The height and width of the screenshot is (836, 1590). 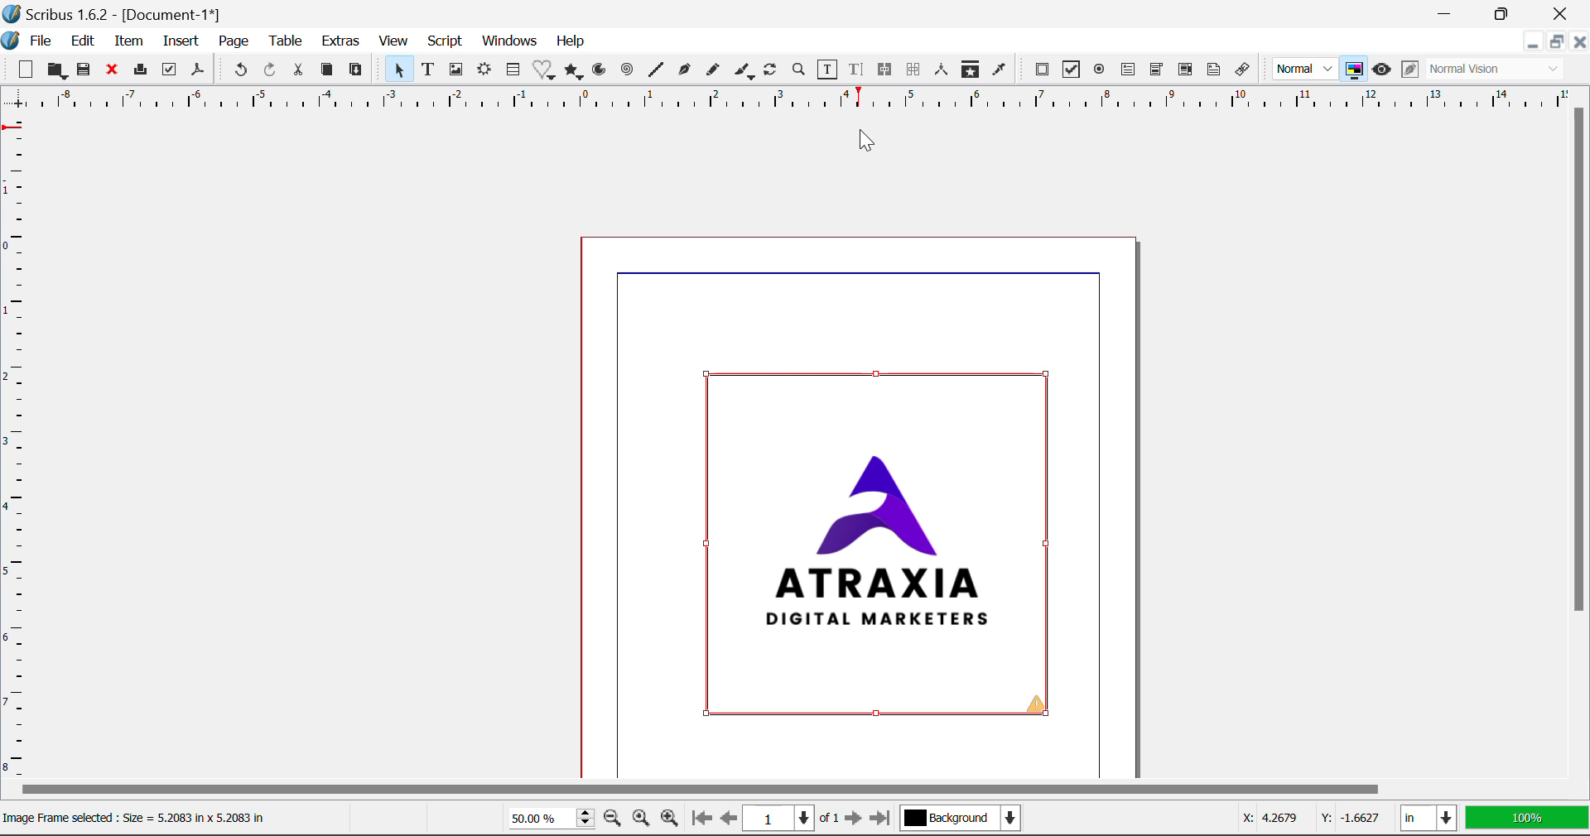 What do you see at coordinates (273, 70) in the screenshot?
I see `Redo` at bounding box center [273, 70].